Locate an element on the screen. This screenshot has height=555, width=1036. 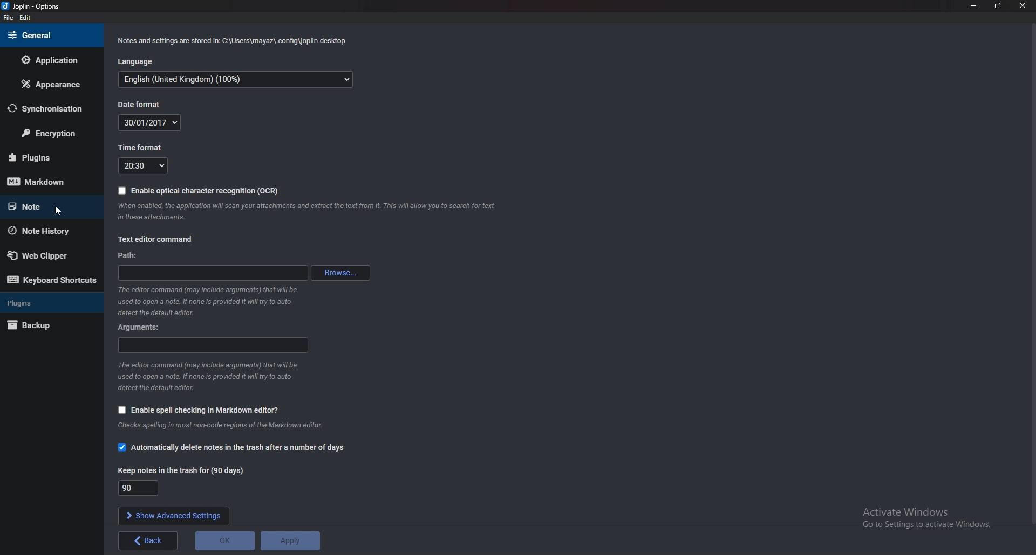
Application is located at coordinates (49, 60).